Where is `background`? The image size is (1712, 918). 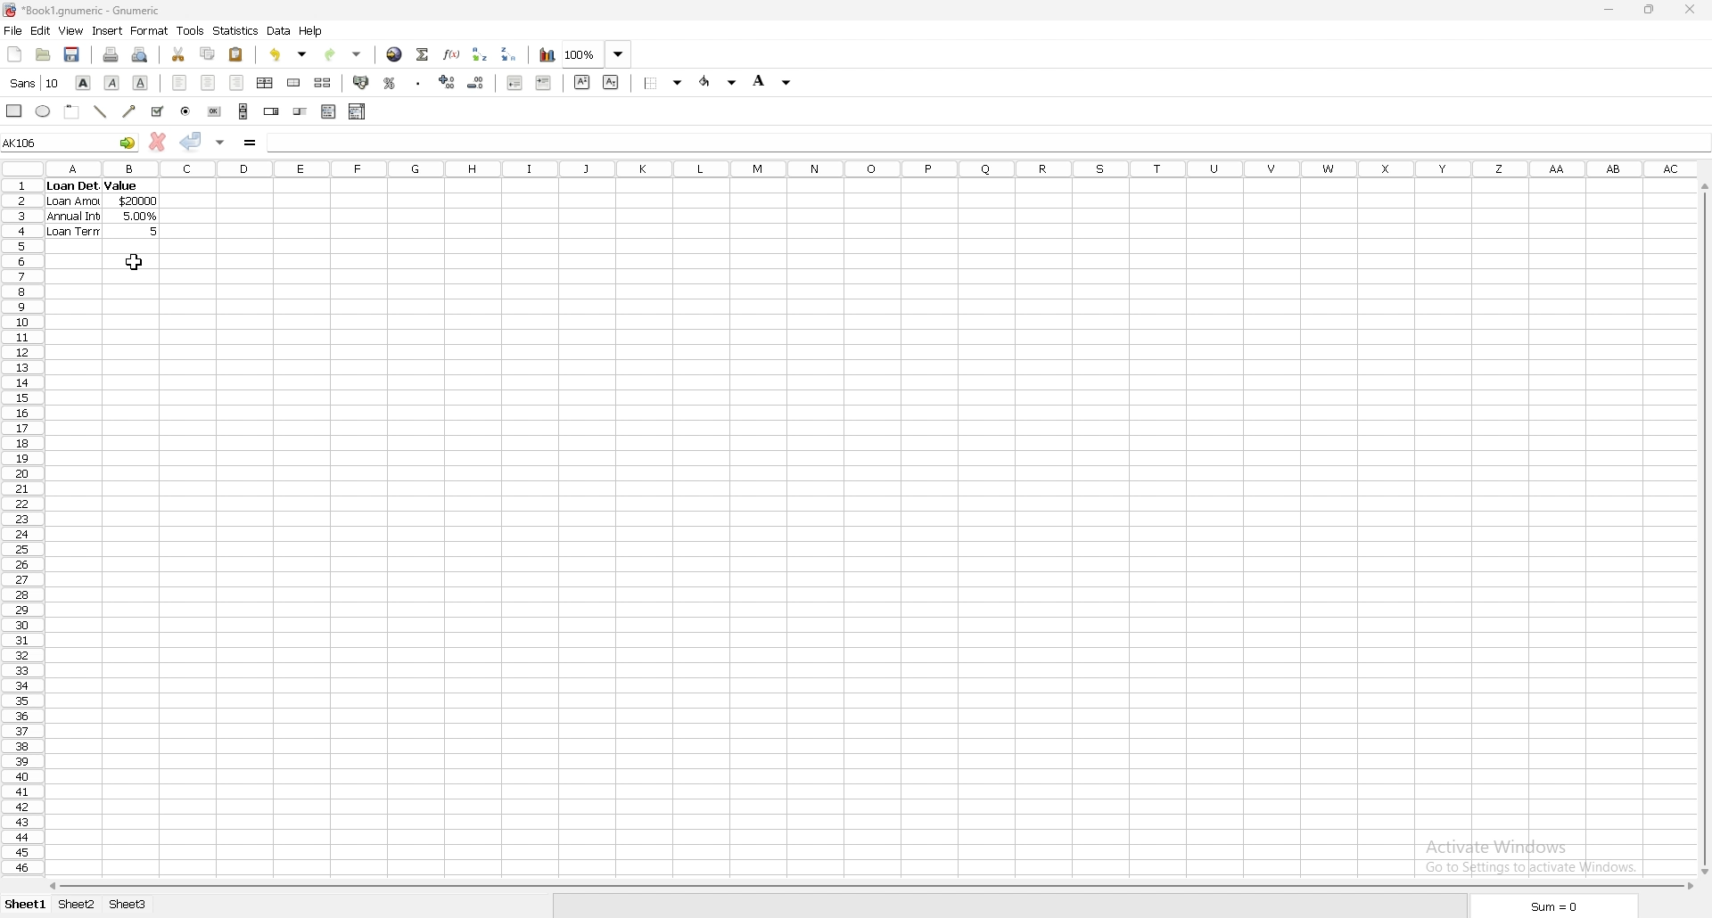
background is located at coordinates (772, 80).